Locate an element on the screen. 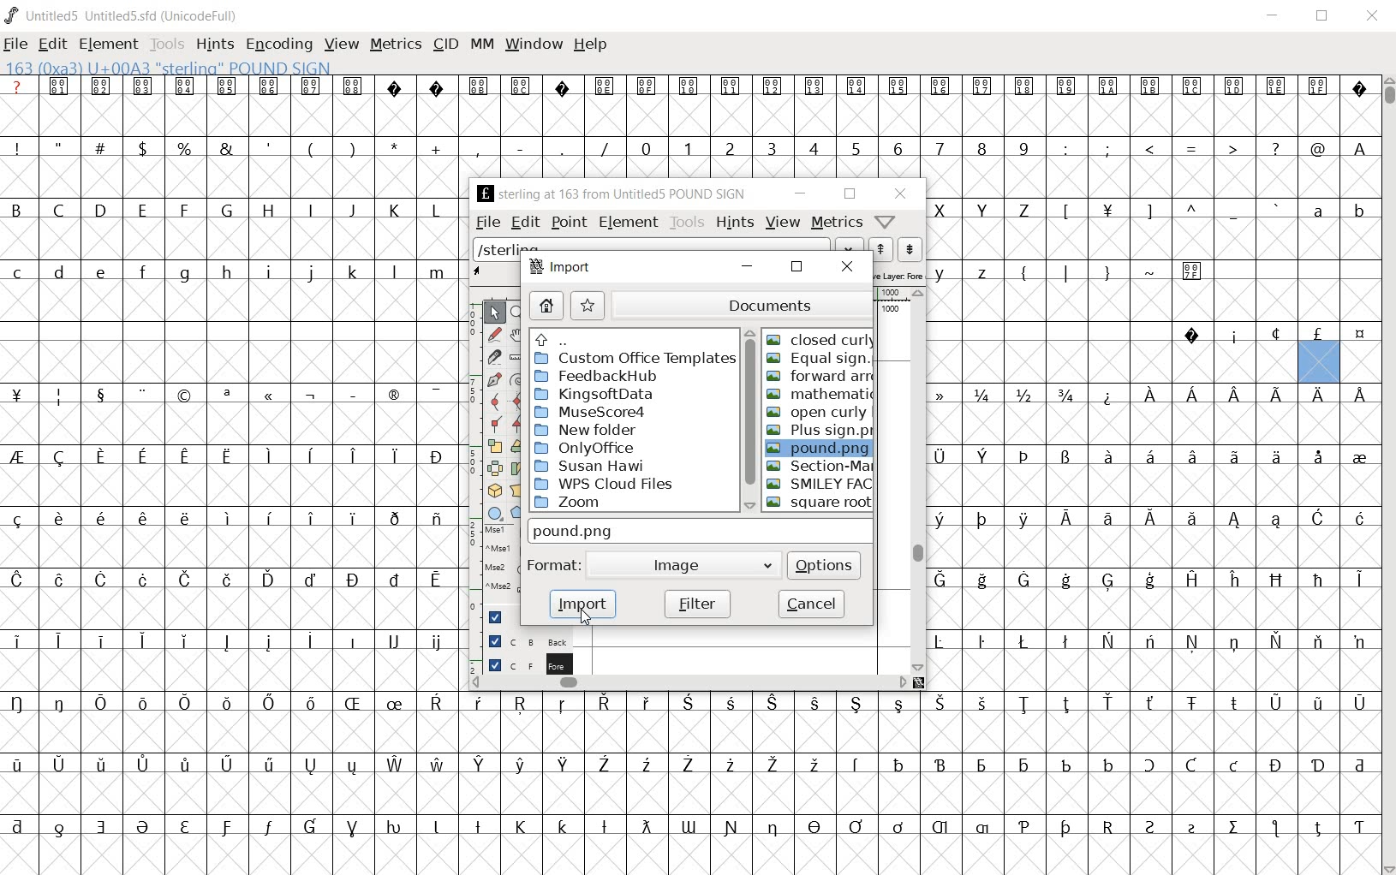  Symbol is located at coordinates (143, 581).